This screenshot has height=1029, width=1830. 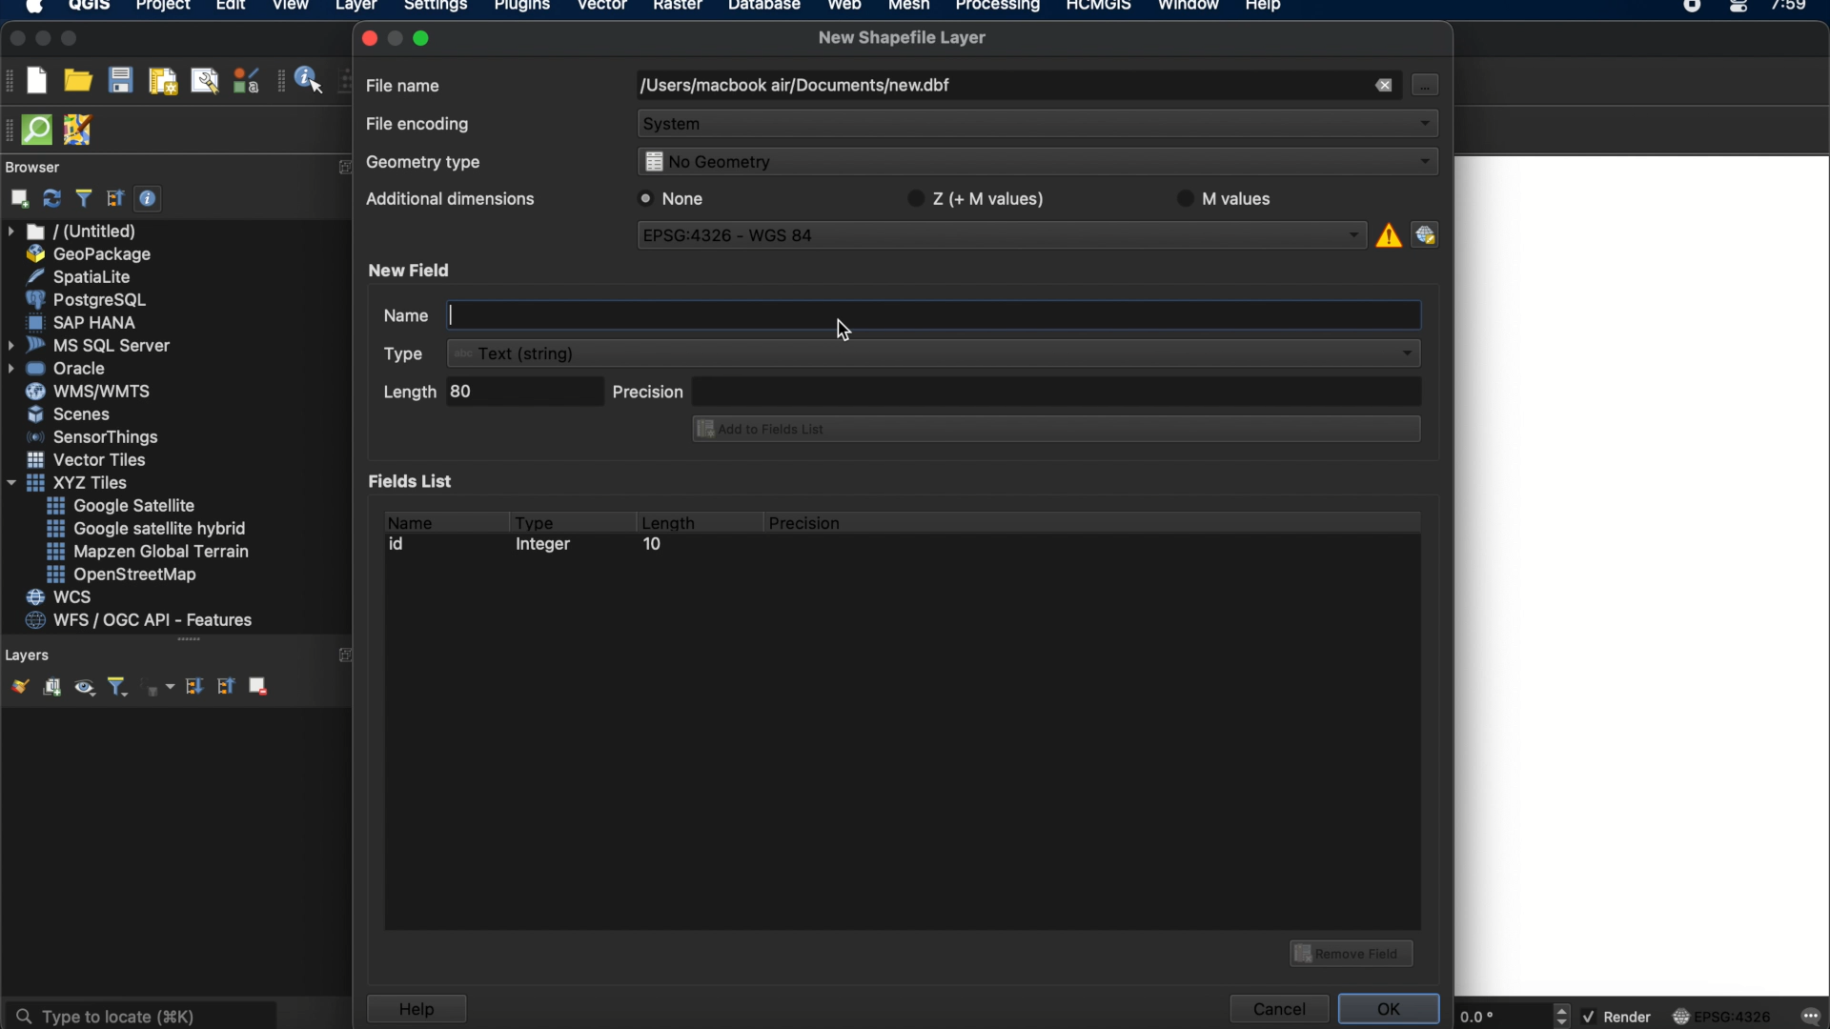 I want to click on No Geometry, so click(x=1033, y=164).